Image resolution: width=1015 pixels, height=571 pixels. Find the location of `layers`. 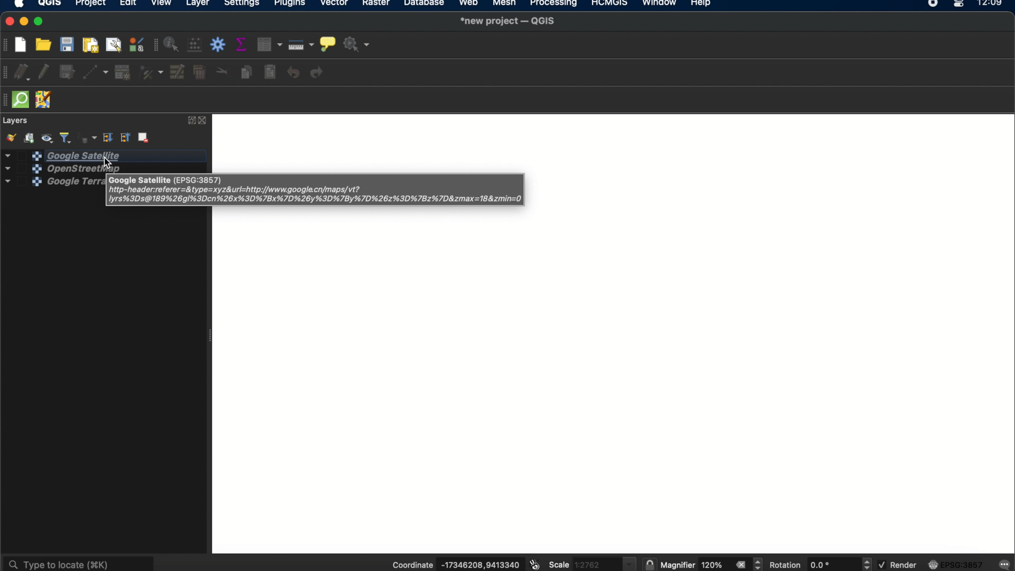

layers is located at coordinates (16, 121).